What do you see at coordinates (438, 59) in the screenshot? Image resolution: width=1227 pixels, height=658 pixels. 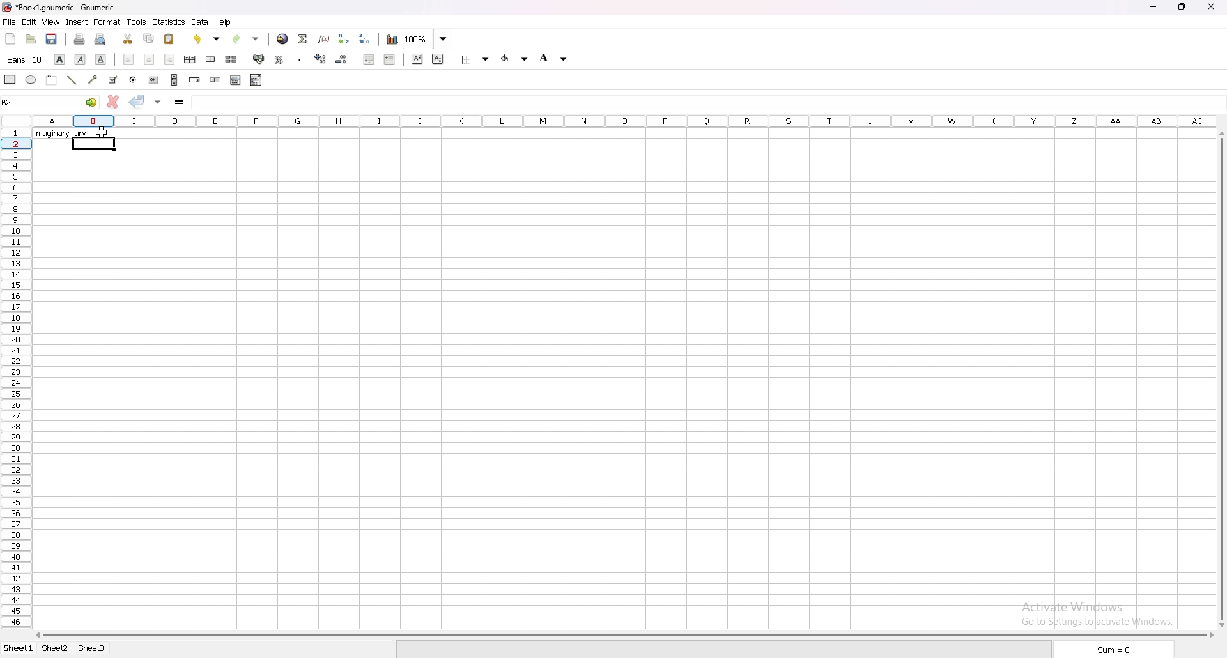 I see `subscript` at bounding box center [438, 59].